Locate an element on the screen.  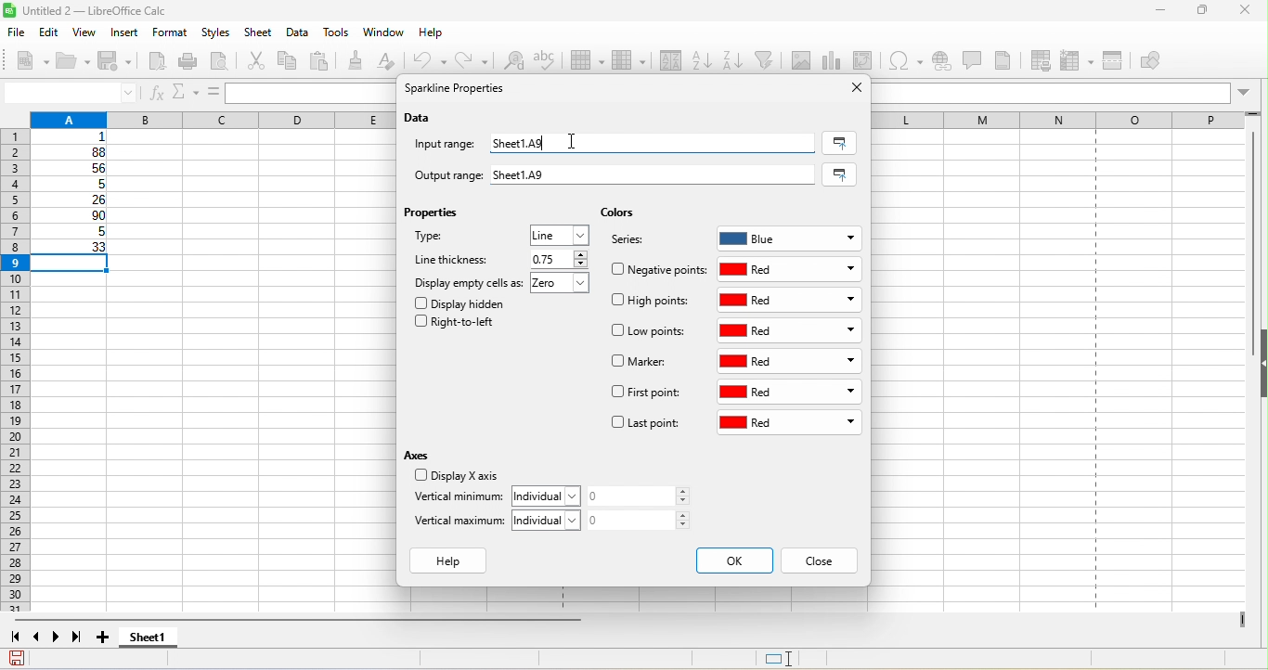
window is located at coordinates (383, 34).